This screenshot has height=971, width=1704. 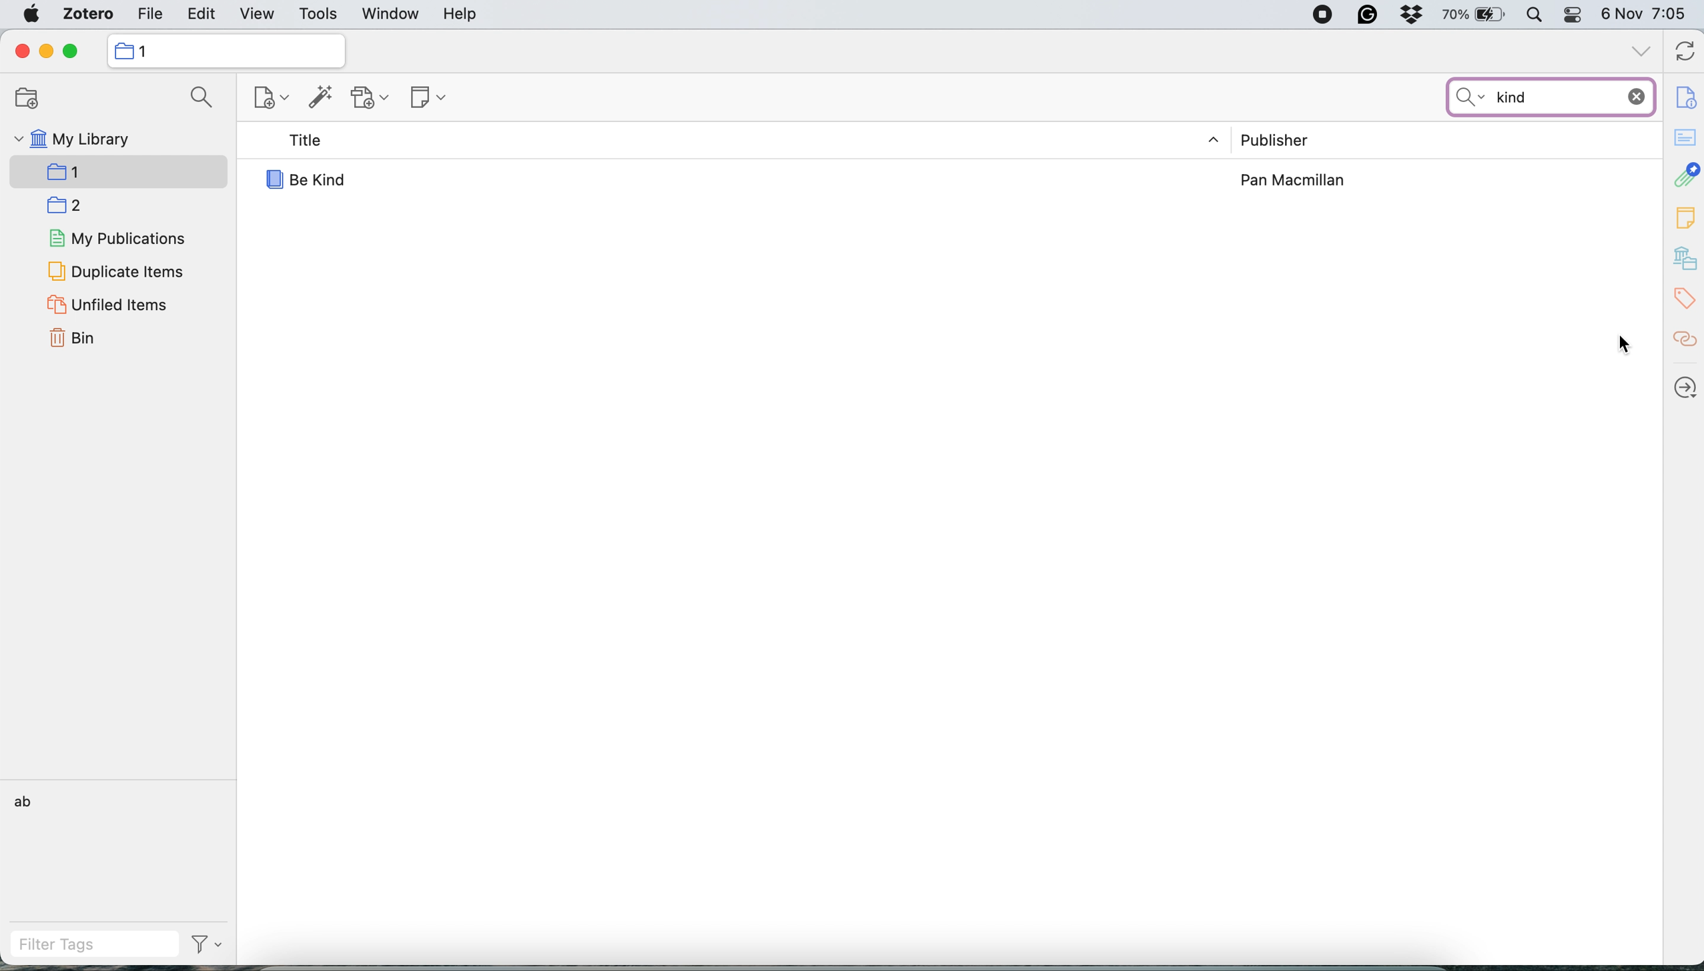 I want to click on tools, so click(x=324, y=15).